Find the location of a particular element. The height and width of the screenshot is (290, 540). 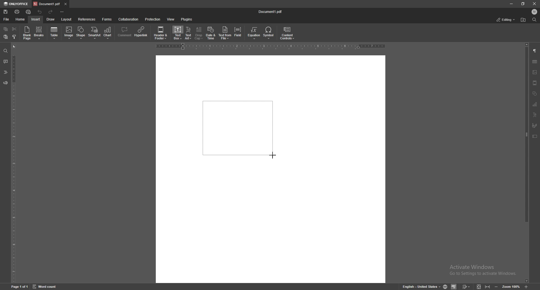

smart art is located at coordinates (94, 33).